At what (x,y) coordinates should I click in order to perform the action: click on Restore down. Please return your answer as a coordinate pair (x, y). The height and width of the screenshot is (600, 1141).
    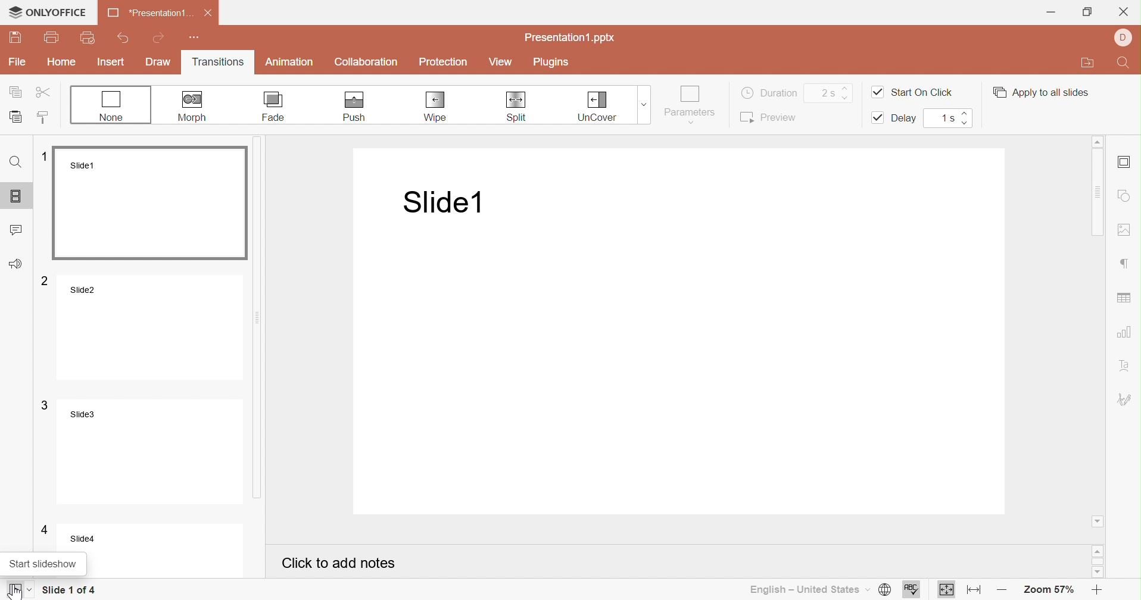
    Looking at the image, I should click on (1087, 13).